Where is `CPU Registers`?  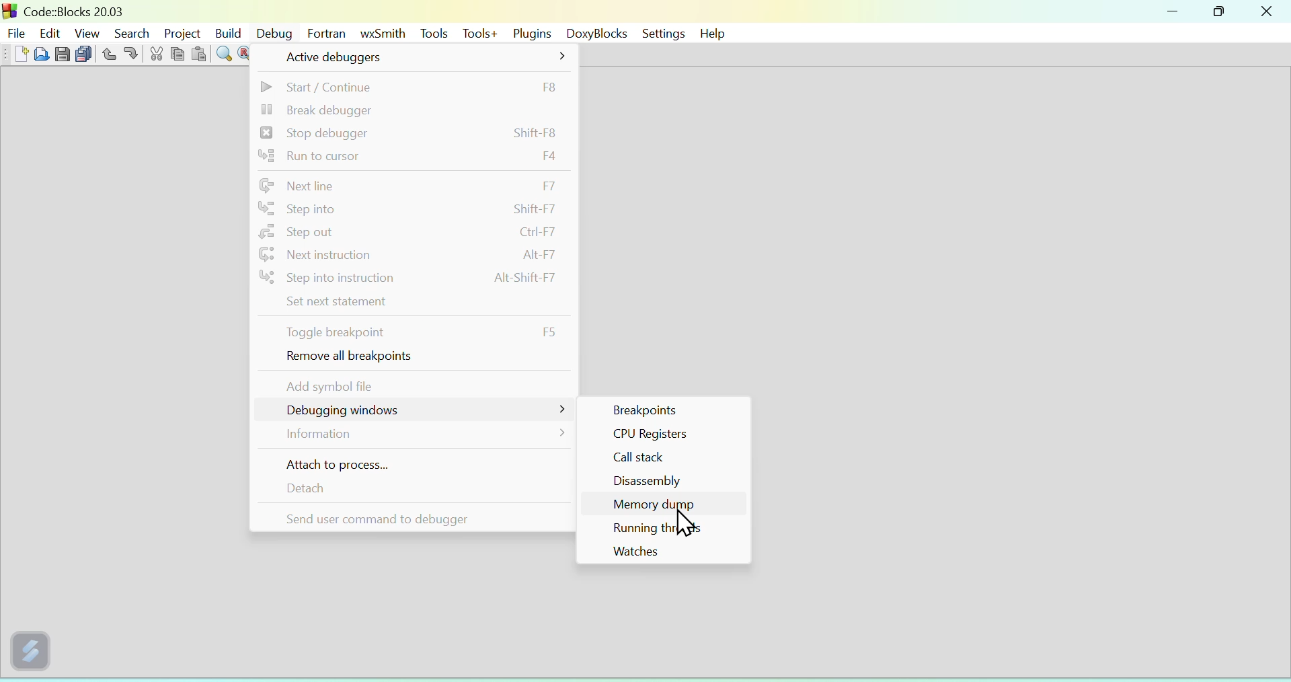
CPU Registers is located at coordinates (662, 437).